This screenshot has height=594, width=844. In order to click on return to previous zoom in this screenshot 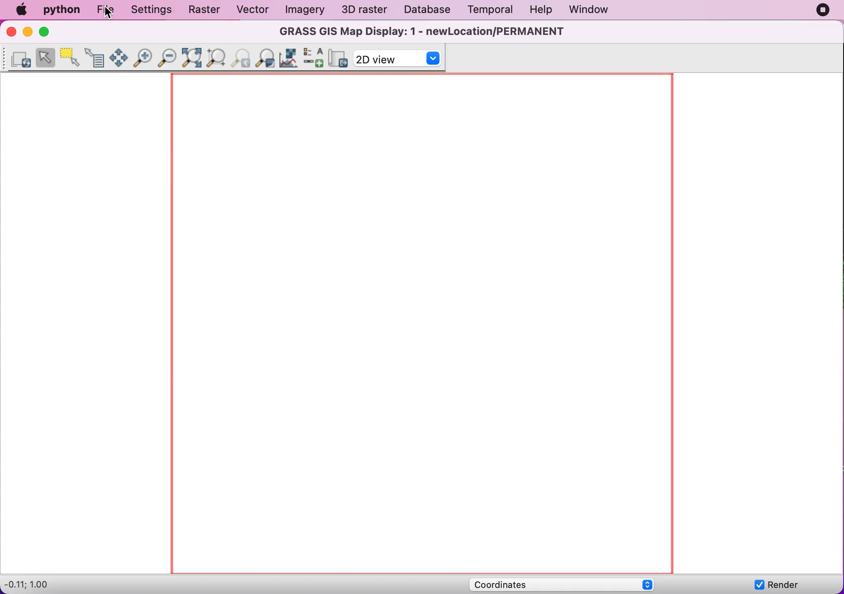, I will do `click(242, 59)`.